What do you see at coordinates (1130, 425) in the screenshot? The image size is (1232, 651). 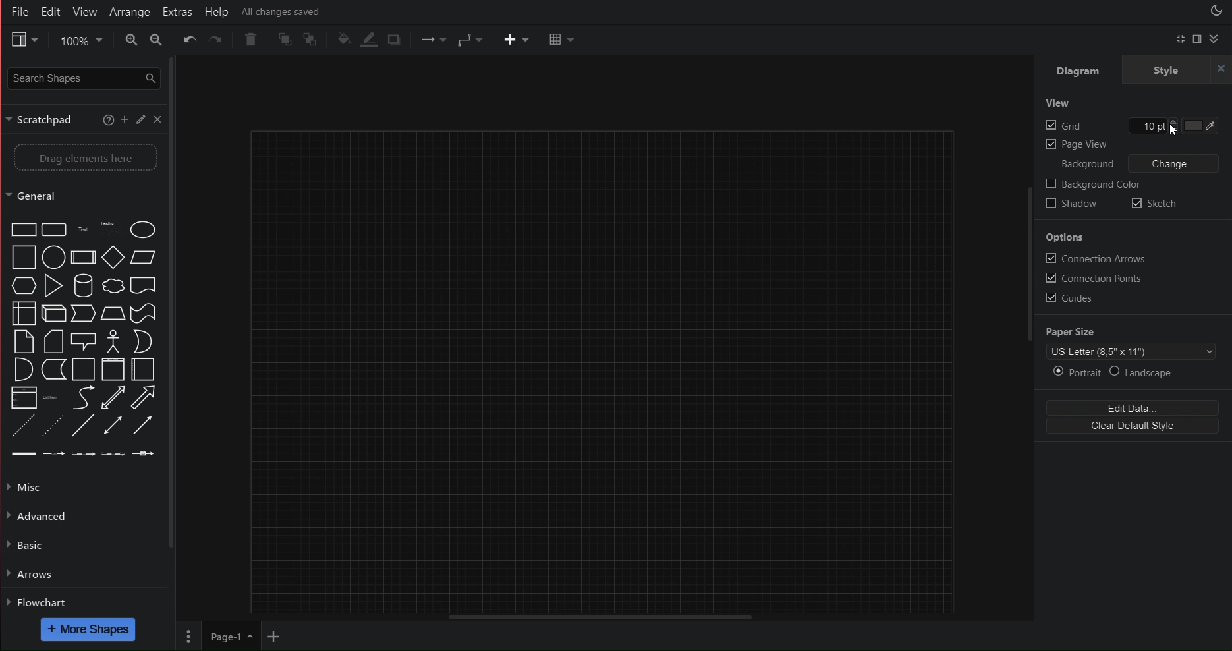 I see `Clear Default Style` at bounding box center [1130, 425].